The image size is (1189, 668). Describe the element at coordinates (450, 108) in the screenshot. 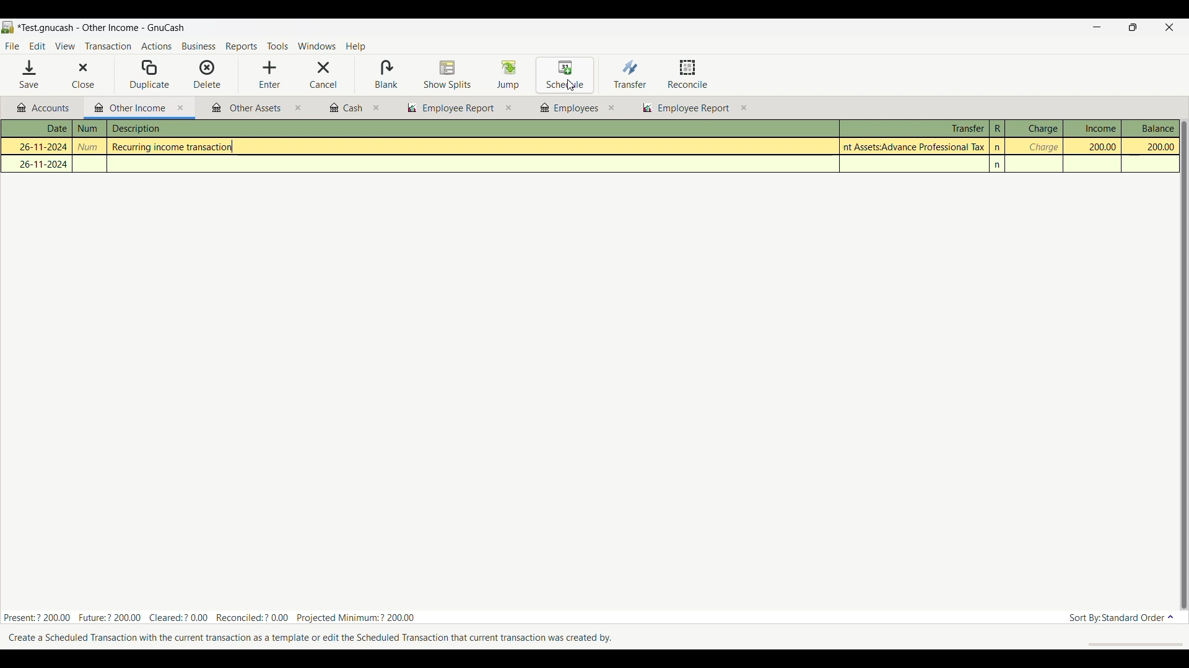

I see `employee report` at that location.